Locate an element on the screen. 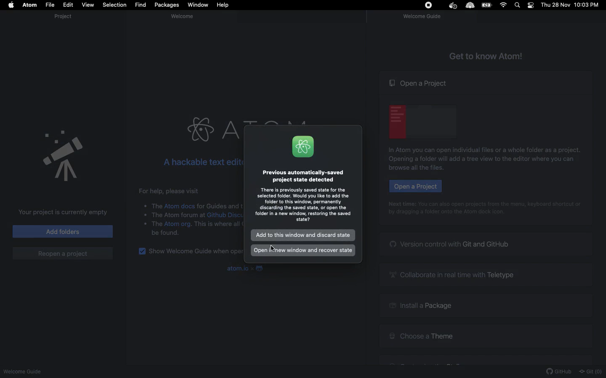 The image size is (606, 378). Bullet point is located at coordinates (141, 219).